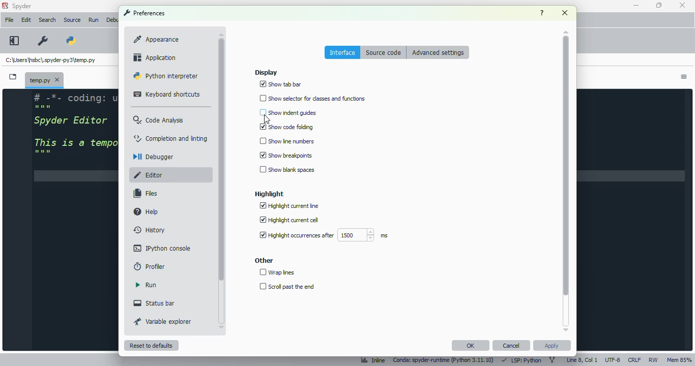 The image size is (695, 366). Describe the element at coordinates (512, 346) in the screenshot. I see `cancel` at that location.